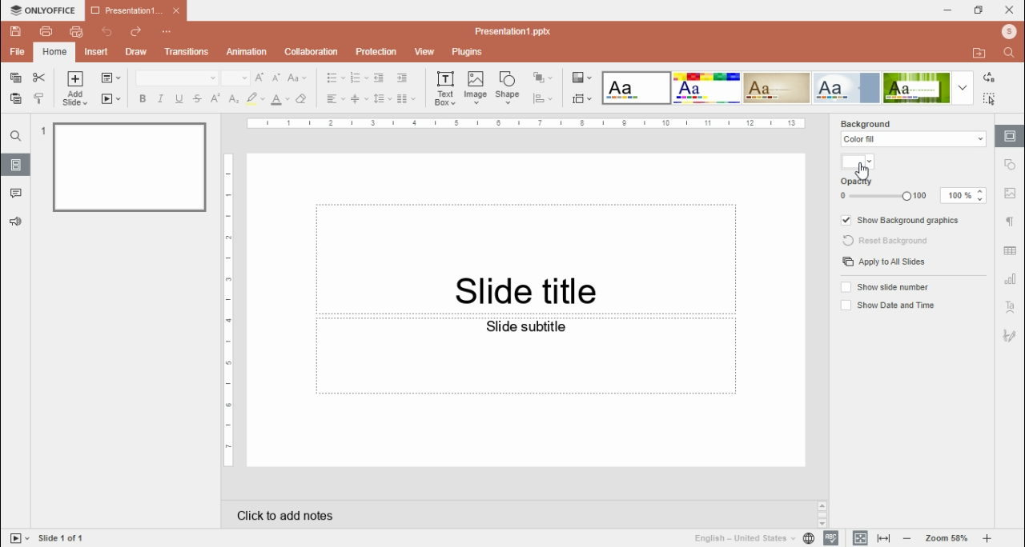  Describe the element at coordinates (76, 31) in the screenshot. I see `quick print` at that location.